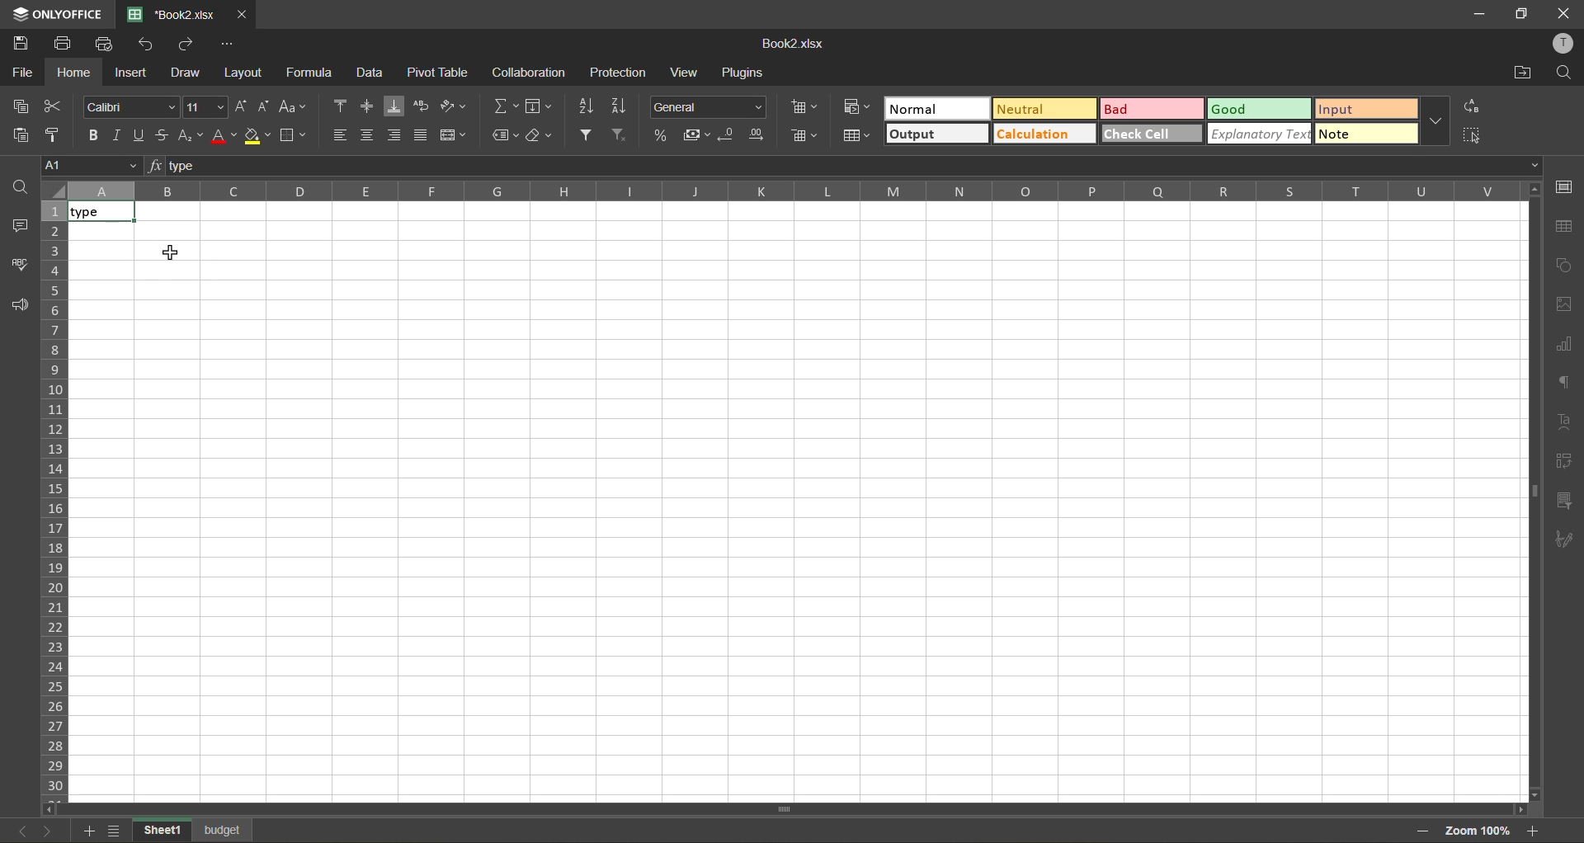 This screenshot has width=1584, height=843. Describe the element at coordinates (86, 831) in the screenshot. I see `insert sheet` at that location.